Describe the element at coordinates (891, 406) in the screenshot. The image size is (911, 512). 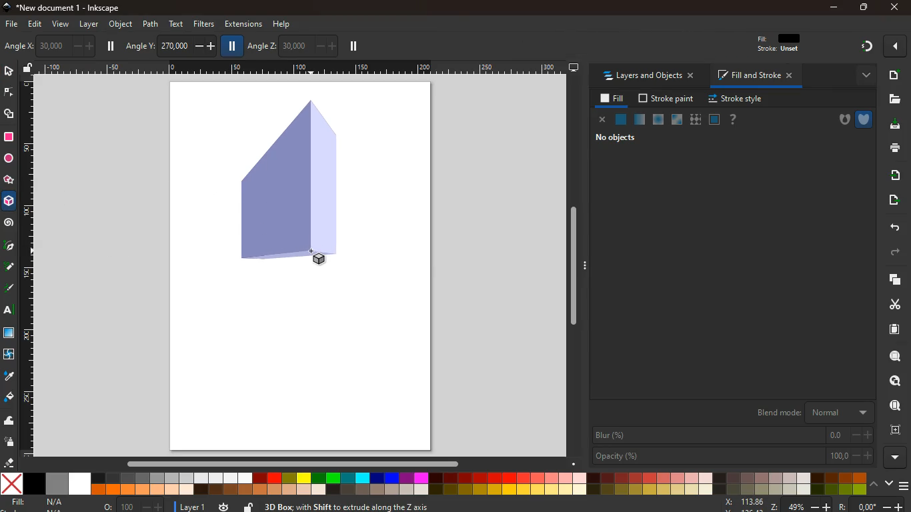
I see `use` at that location.